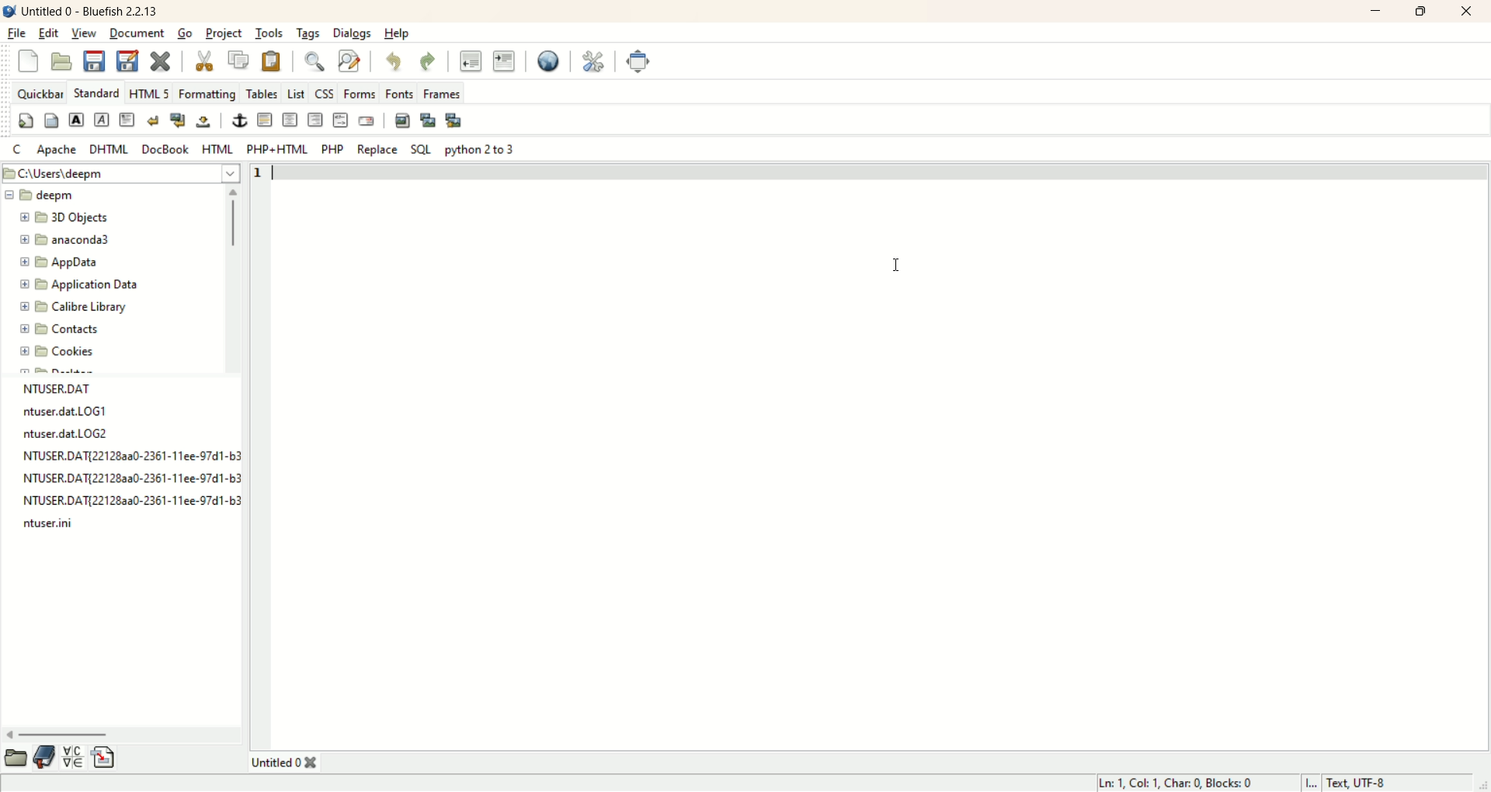 This screenshot has height=792, width=1491. What do you see at coordinates (294, 93) in the screenshot?
I see `List` at bounding box center [294, 93].